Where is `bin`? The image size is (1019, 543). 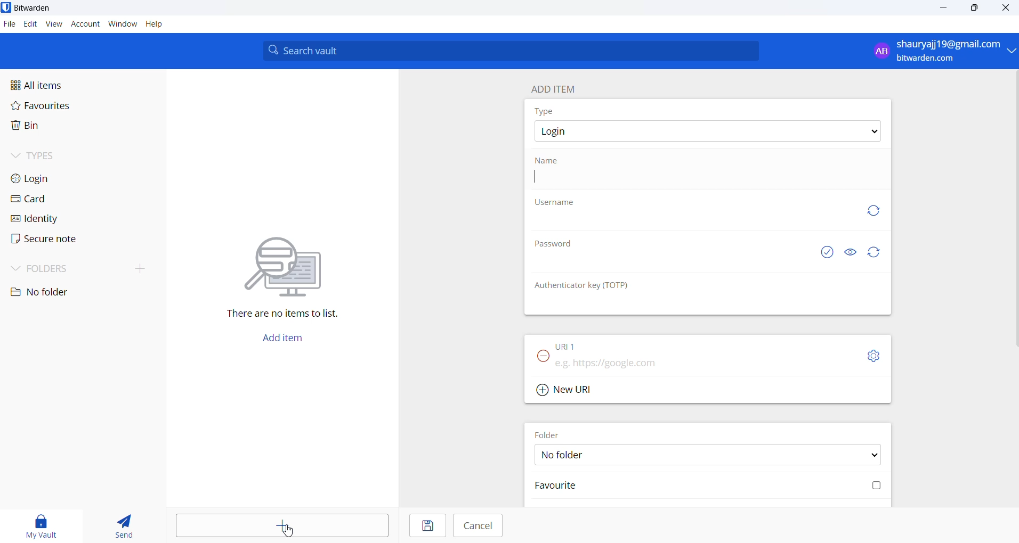 bin is located at coordinates (54, 128).